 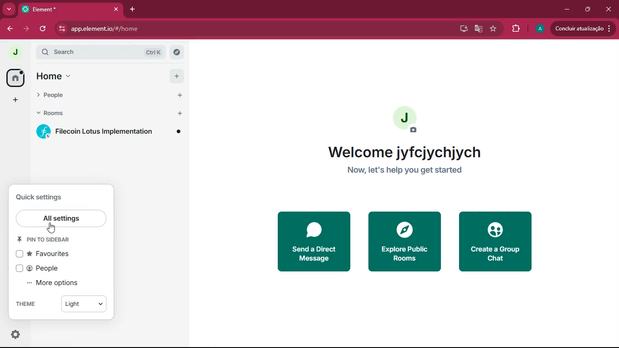 I want to click on home, so click(x=15, y=77).